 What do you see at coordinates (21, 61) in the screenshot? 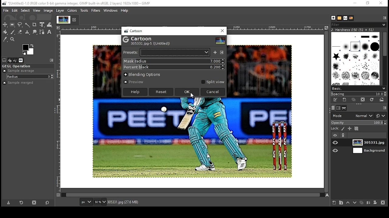
I see `images` at bounding box center [21, 61].